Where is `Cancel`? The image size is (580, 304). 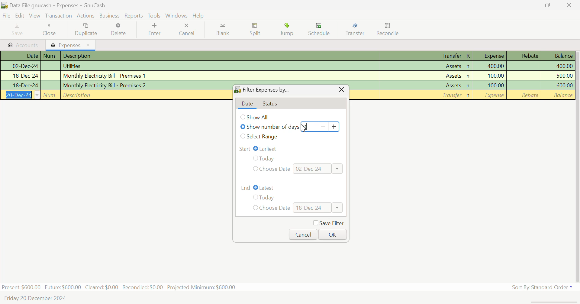
Cancel is located at coordinates (303, 235).